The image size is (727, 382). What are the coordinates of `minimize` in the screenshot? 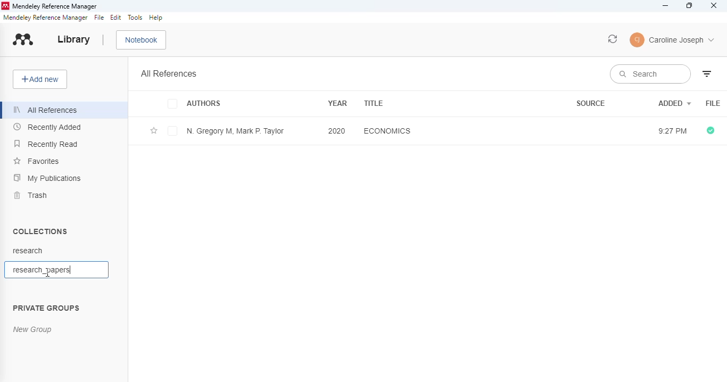 It's located at (666, 6).